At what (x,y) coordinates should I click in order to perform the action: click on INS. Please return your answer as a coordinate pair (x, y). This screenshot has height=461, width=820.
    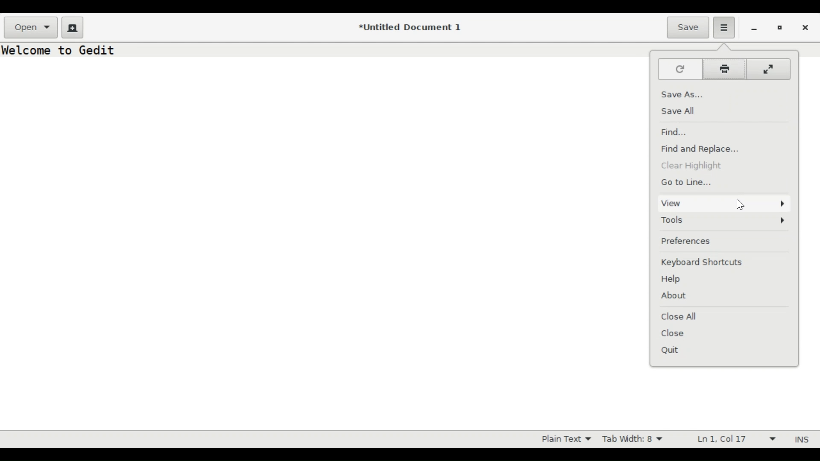
    Looking at the image, I should click on (800, 439).